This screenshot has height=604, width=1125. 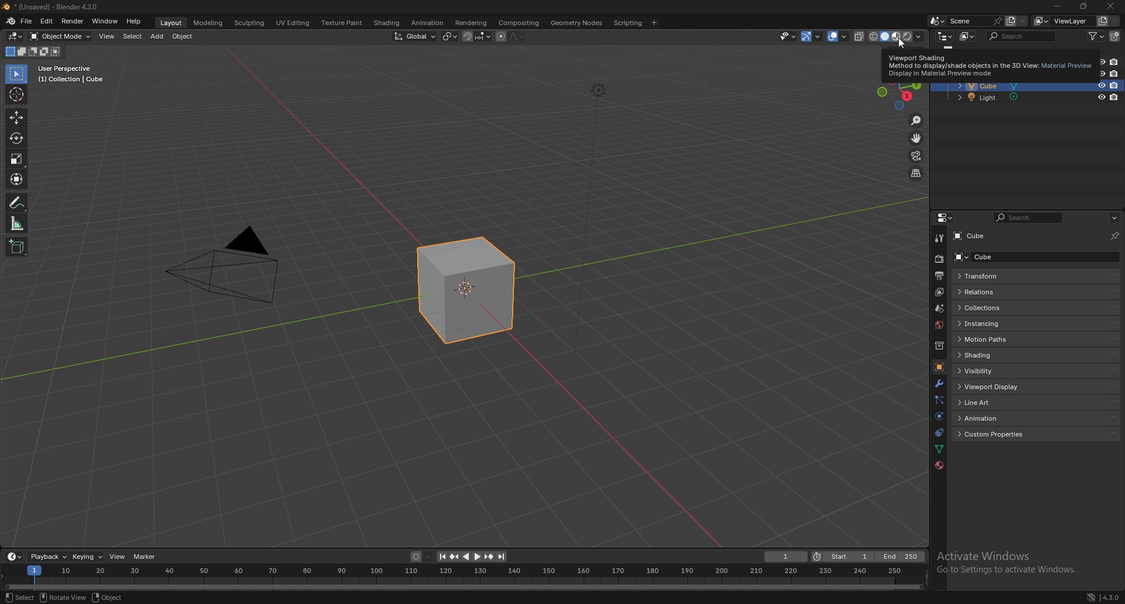 I want to click on viewport shading, so click(x=896, y=37).